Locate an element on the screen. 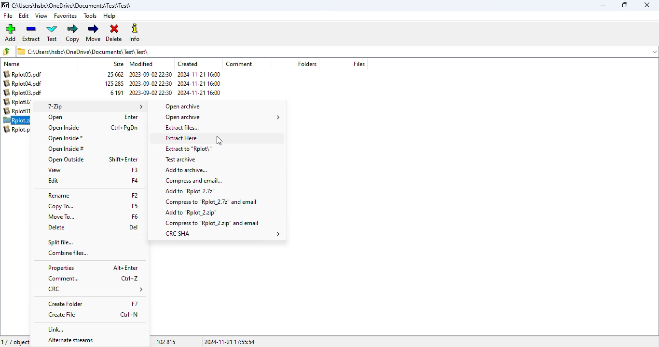 The height and width of the screenshot is (347, 659). 2023-09-02 22:30 is located at coordinates (151, 83).